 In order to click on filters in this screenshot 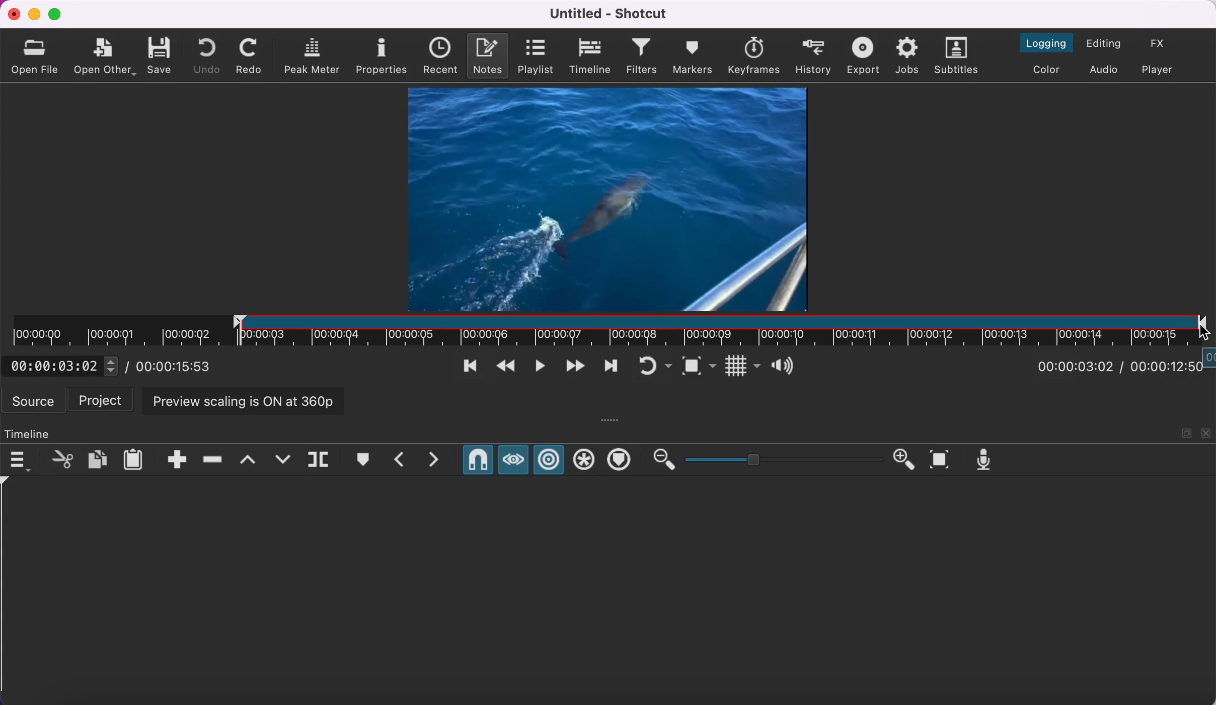, I will do `click(642, 56)`.